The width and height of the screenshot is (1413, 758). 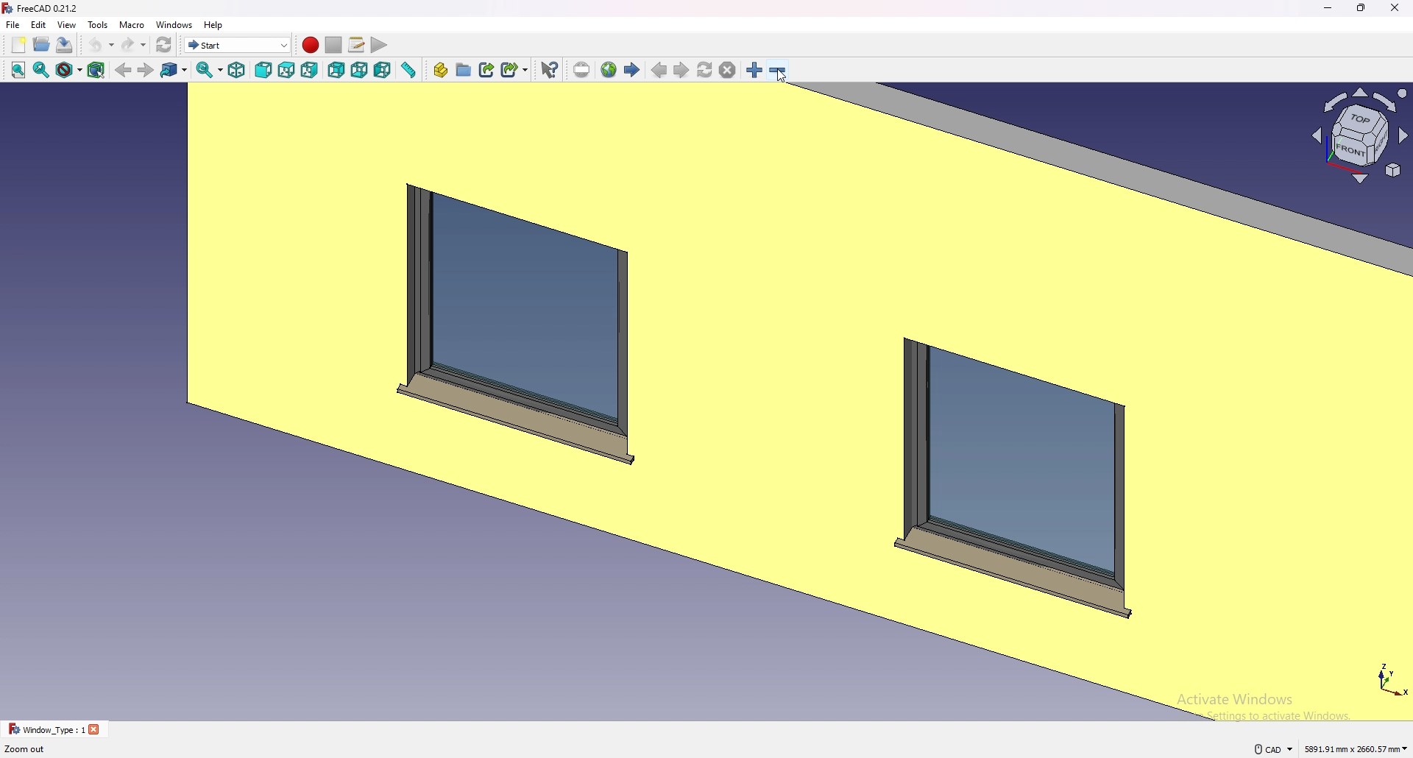 What do you see at coordinates (264, 71) in the screenshot?
I see `front` at bounding box center [264, 71].